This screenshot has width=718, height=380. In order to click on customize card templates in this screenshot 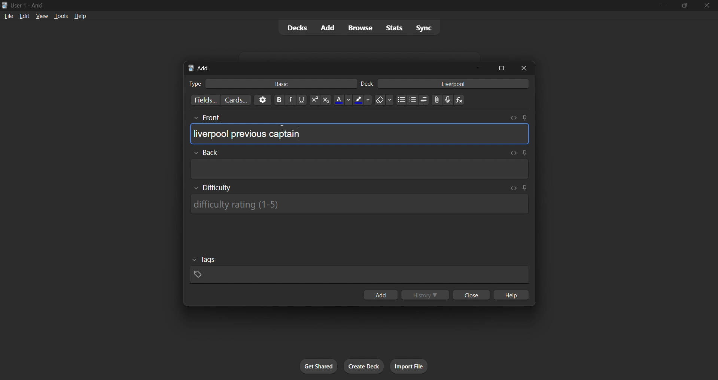, I will do `click(235, 100)`.